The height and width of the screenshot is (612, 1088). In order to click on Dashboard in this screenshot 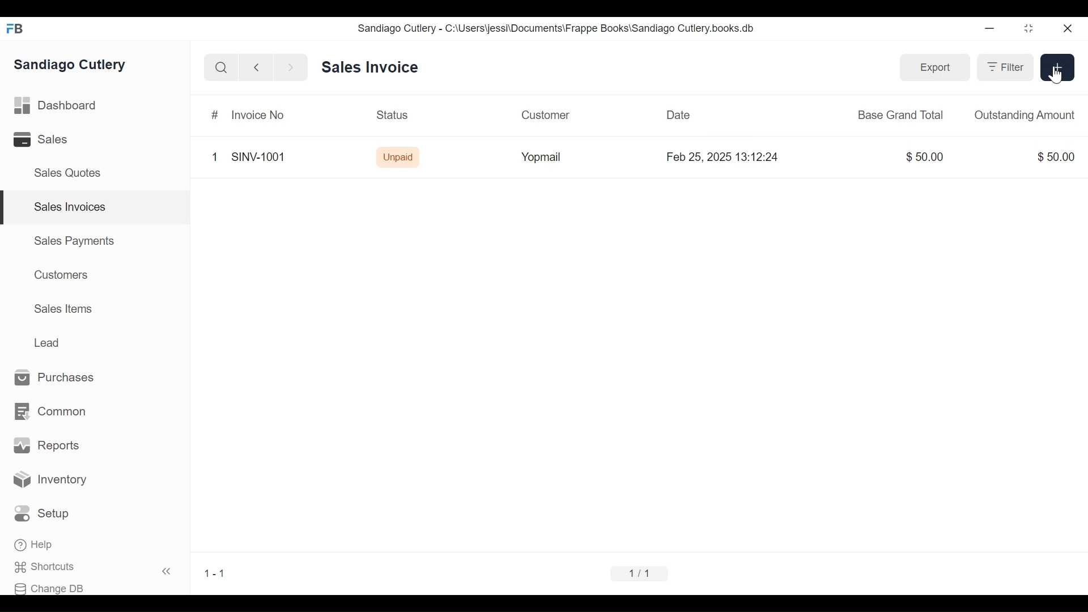, I will do `click(56, 104)`.